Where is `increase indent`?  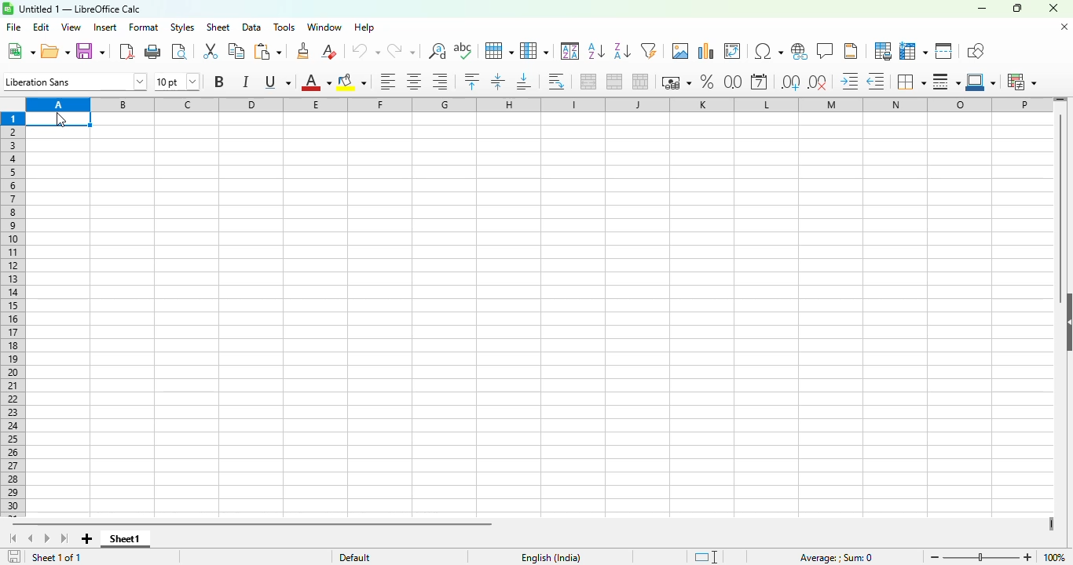 increase indent is located at coordinates (850, 82).